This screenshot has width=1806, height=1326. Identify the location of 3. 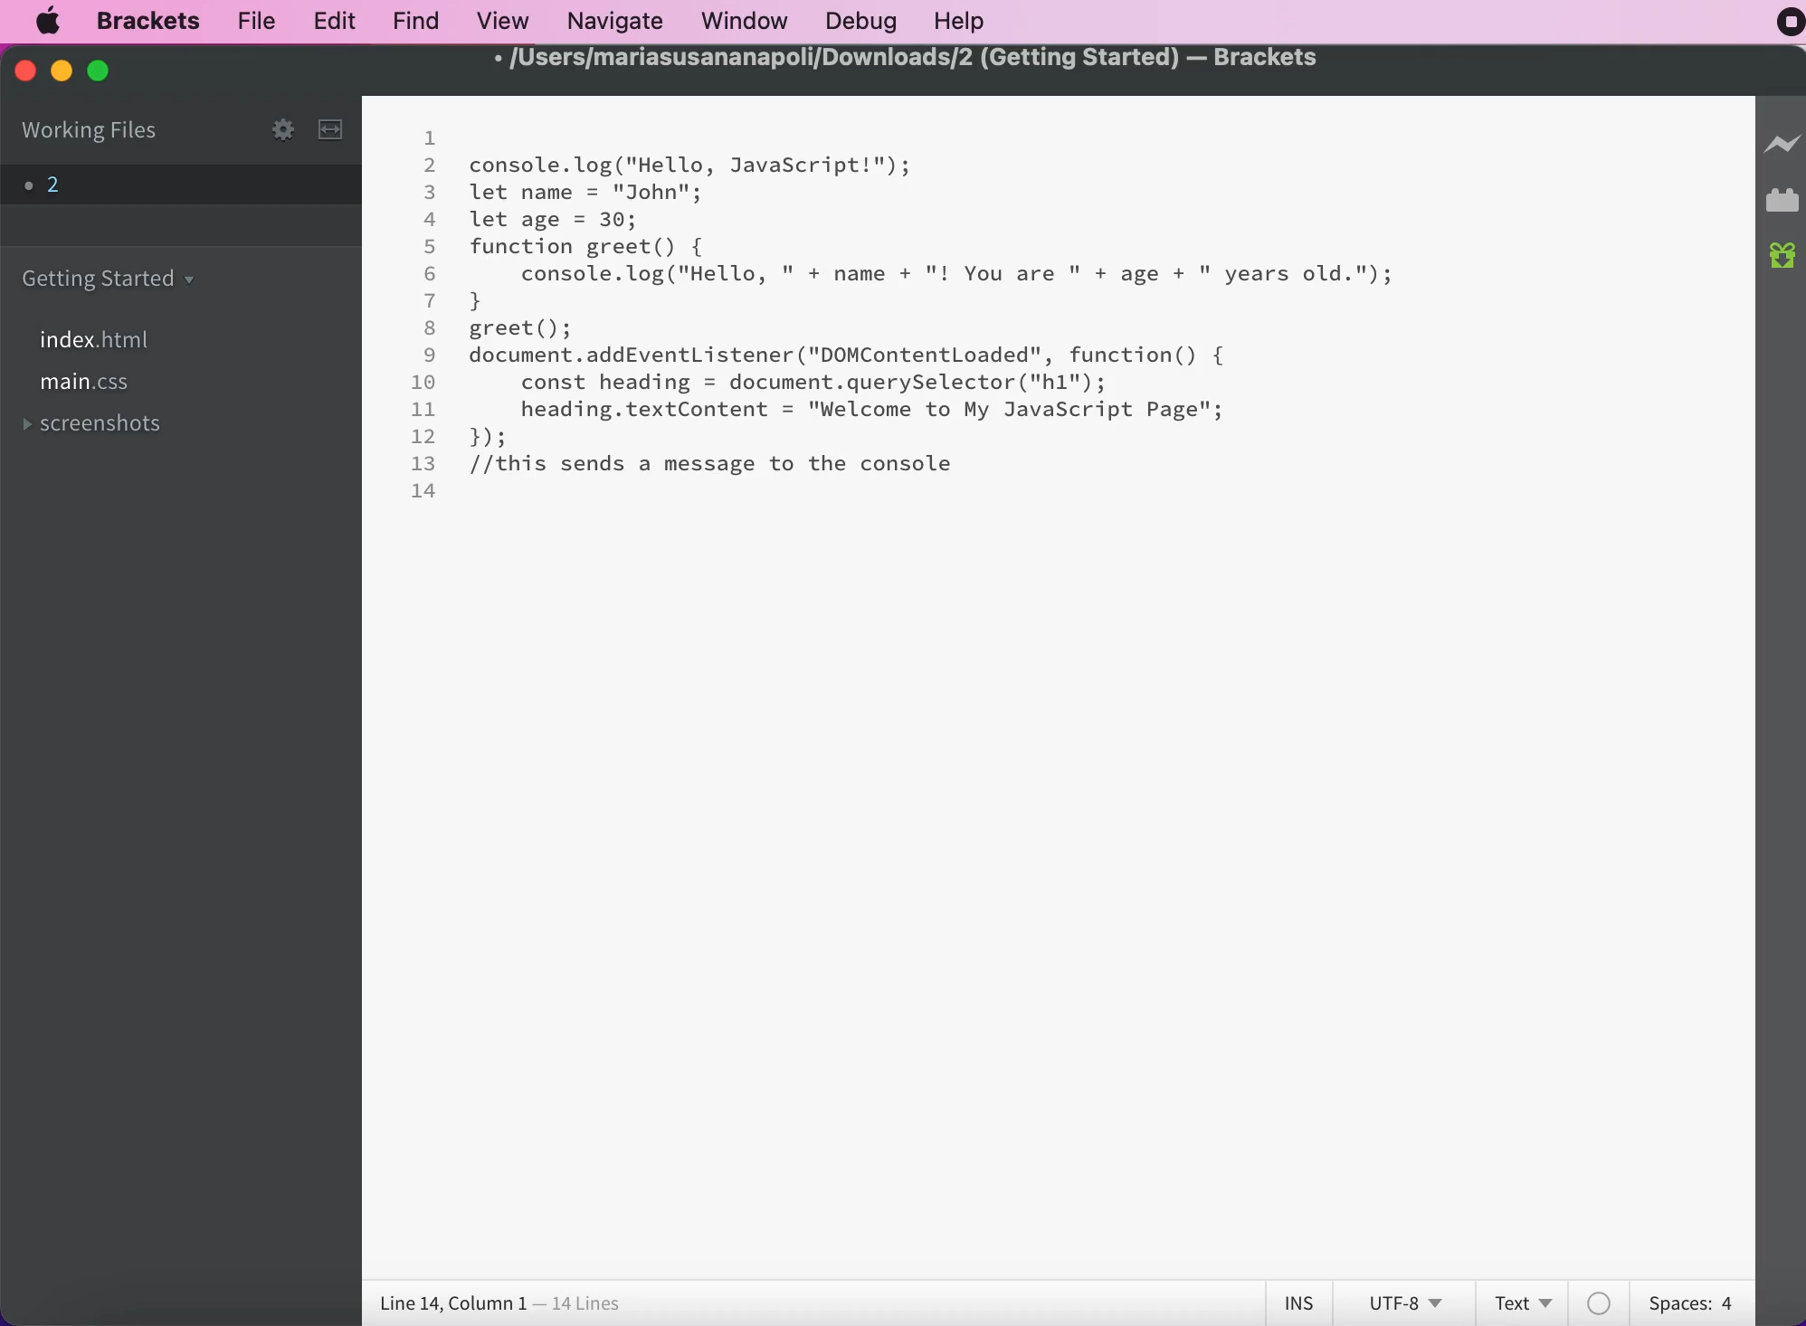
(431, 194).